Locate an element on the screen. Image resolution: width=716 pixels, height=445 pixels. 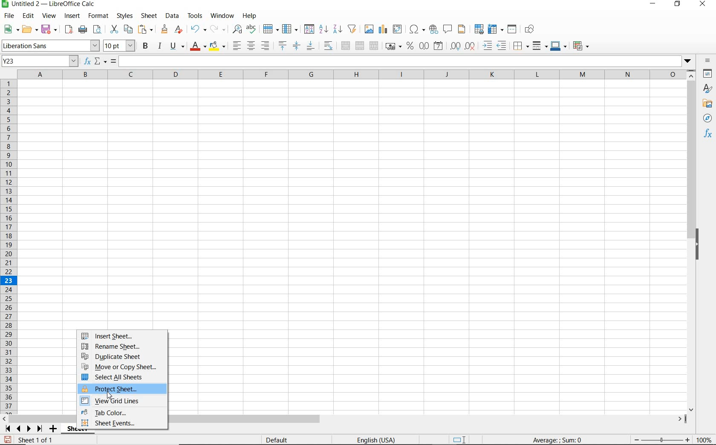
TAB COLOR is located at coordinates (104, 413).